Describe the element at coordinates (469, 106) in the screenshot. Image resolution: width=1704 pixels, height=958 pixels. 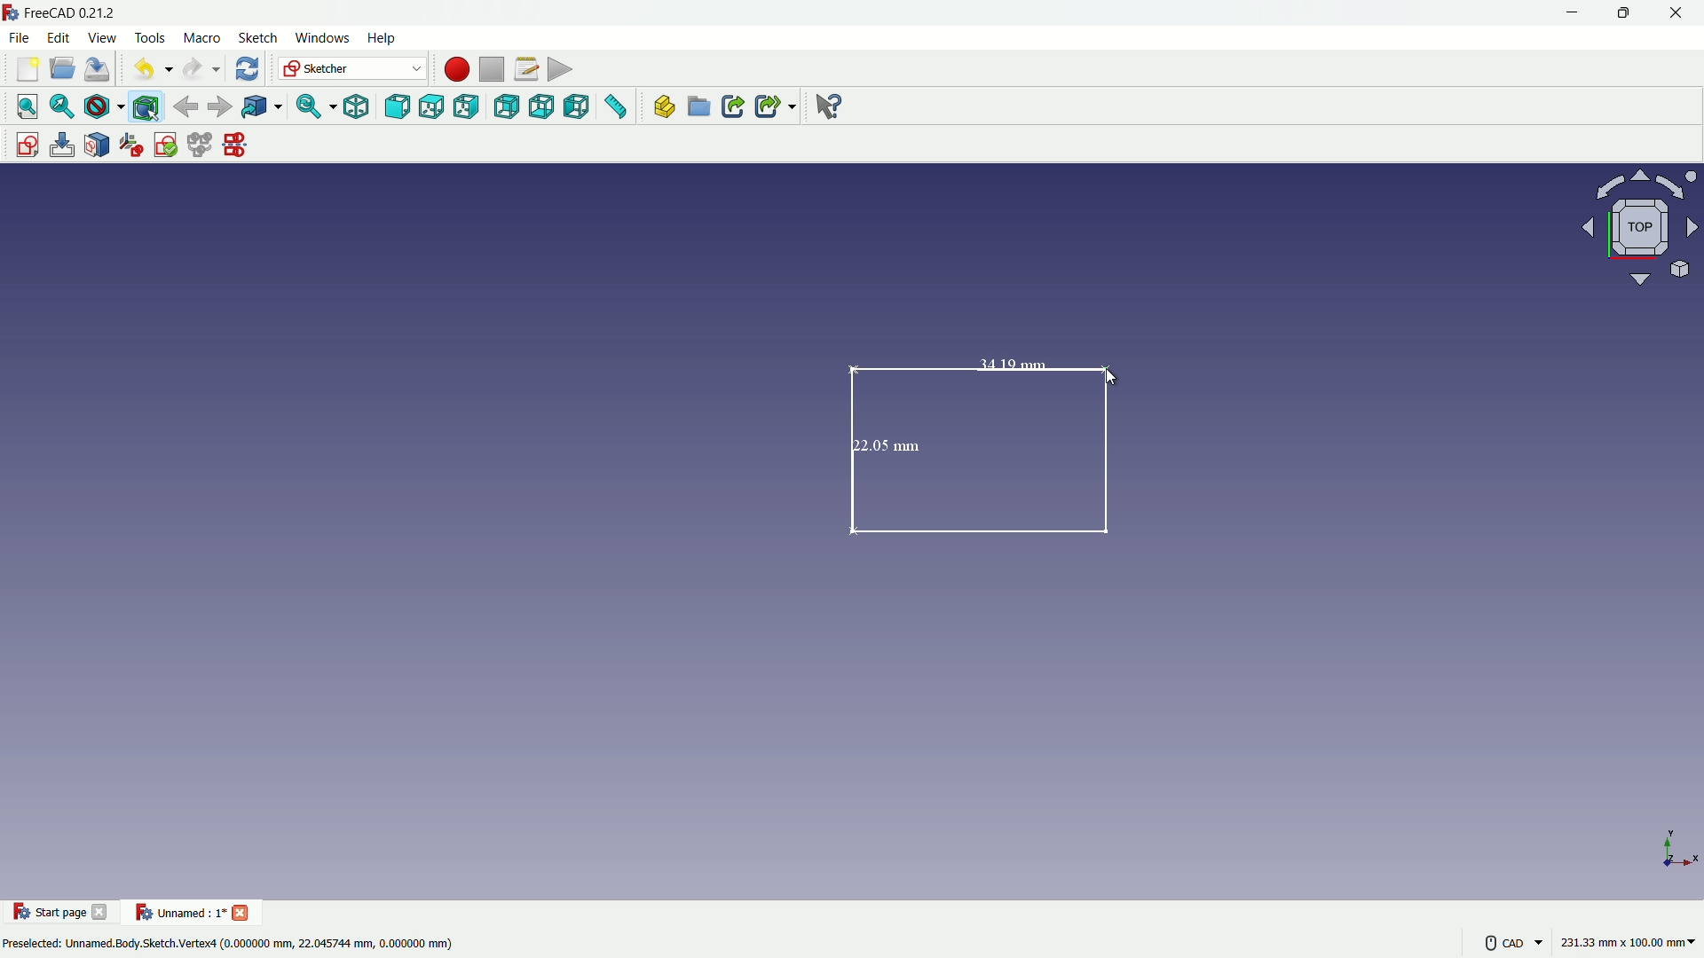
I see `right view` at that location.